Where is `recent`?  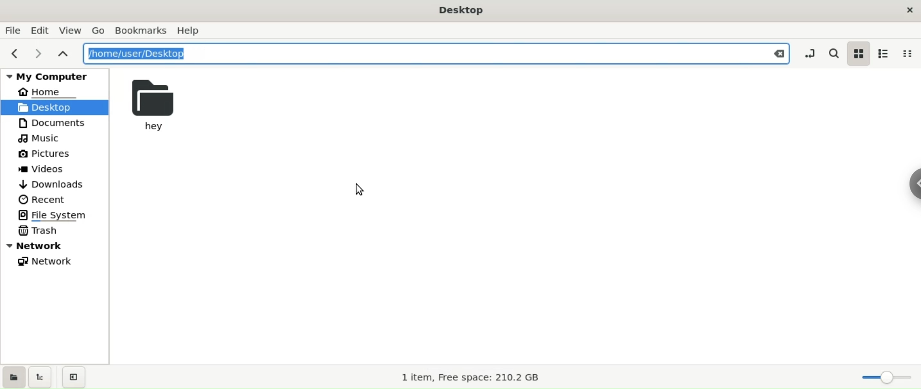
recent is located at coordinates (44, 200).